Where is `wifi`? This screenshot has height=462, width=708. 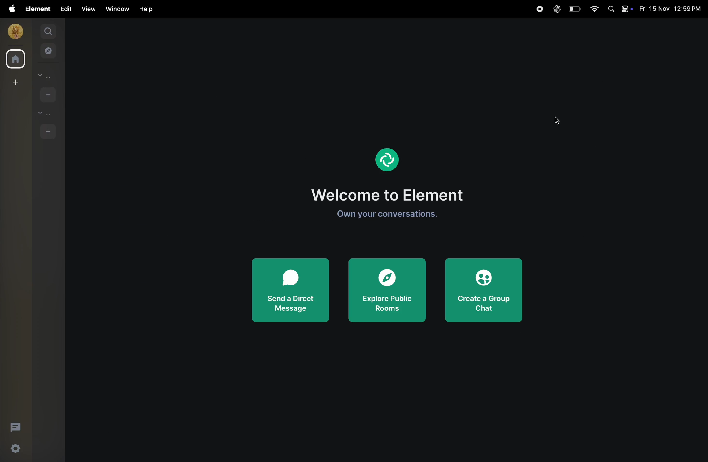
wifi is located at coordinates (595, 9).